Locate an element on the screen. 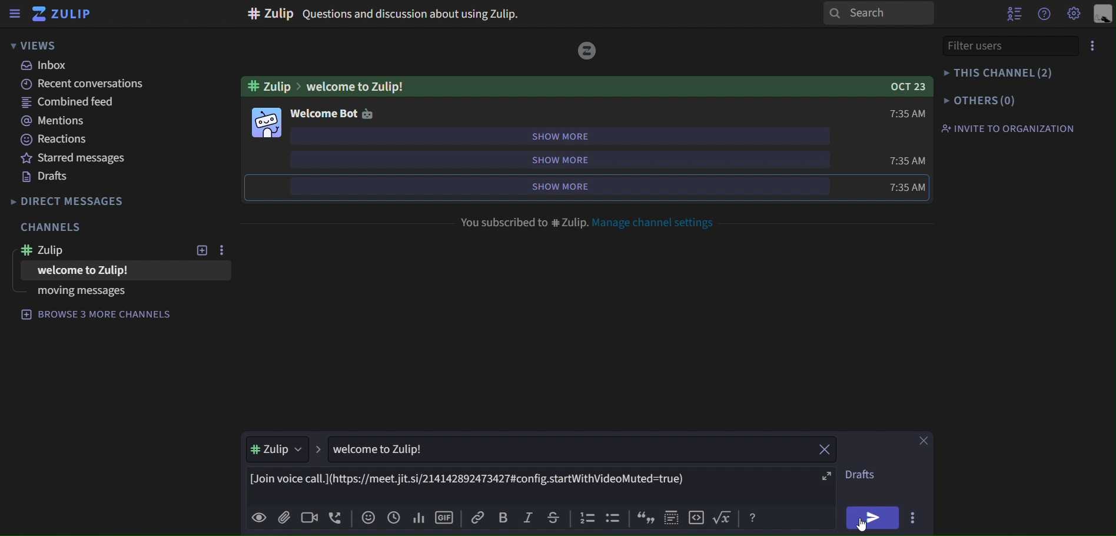 The image size is (1116, 536). others is located at coordinates (979, 101).